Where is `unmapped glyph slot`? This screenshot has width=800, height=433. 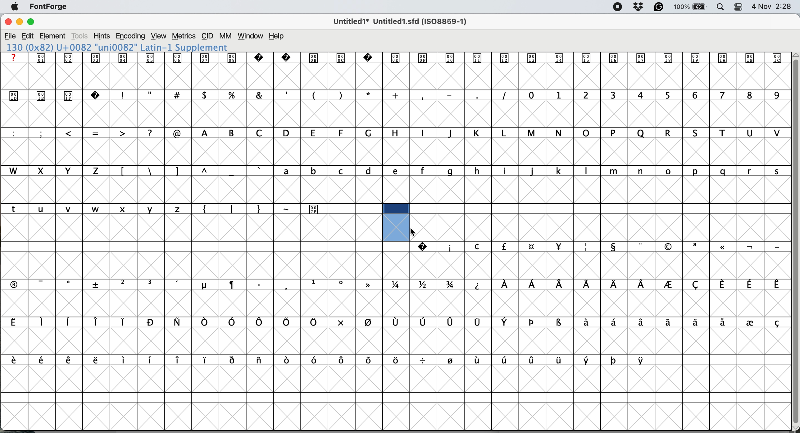
unmapped glyph slot is located at coordinates (394, 222).